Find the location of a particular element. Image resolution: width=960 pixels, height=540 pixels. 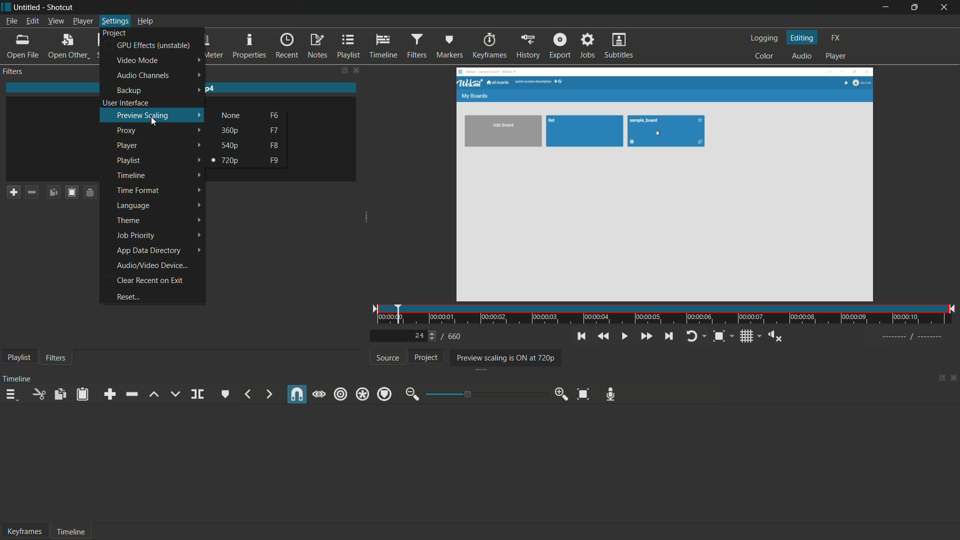

720p is located at coordinates (229, 160).